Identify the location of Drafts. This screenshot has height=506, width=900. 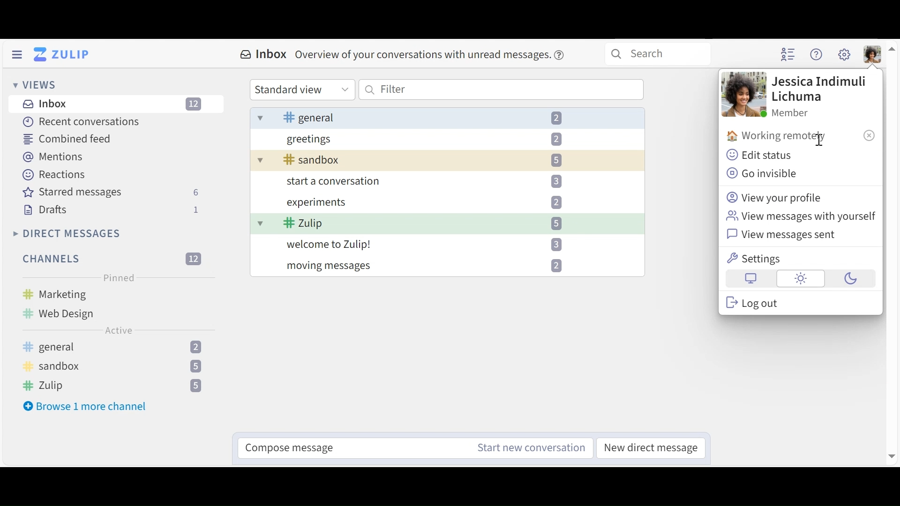
(109, 209).